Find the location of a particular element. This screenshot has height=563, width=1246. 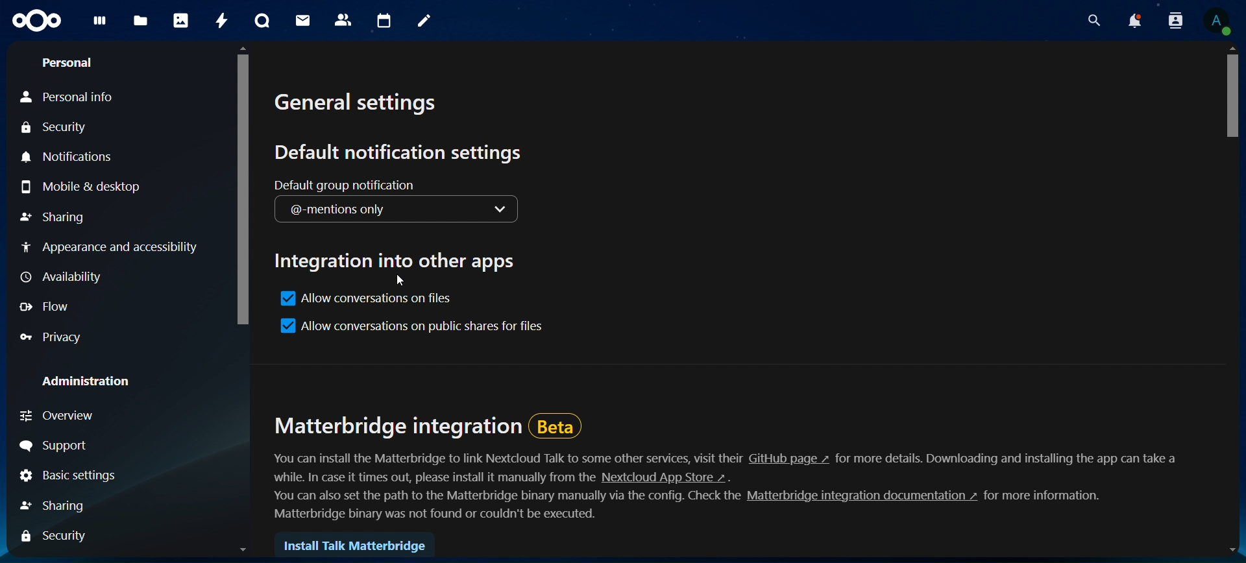

search is located at coordinates (1087, 19).